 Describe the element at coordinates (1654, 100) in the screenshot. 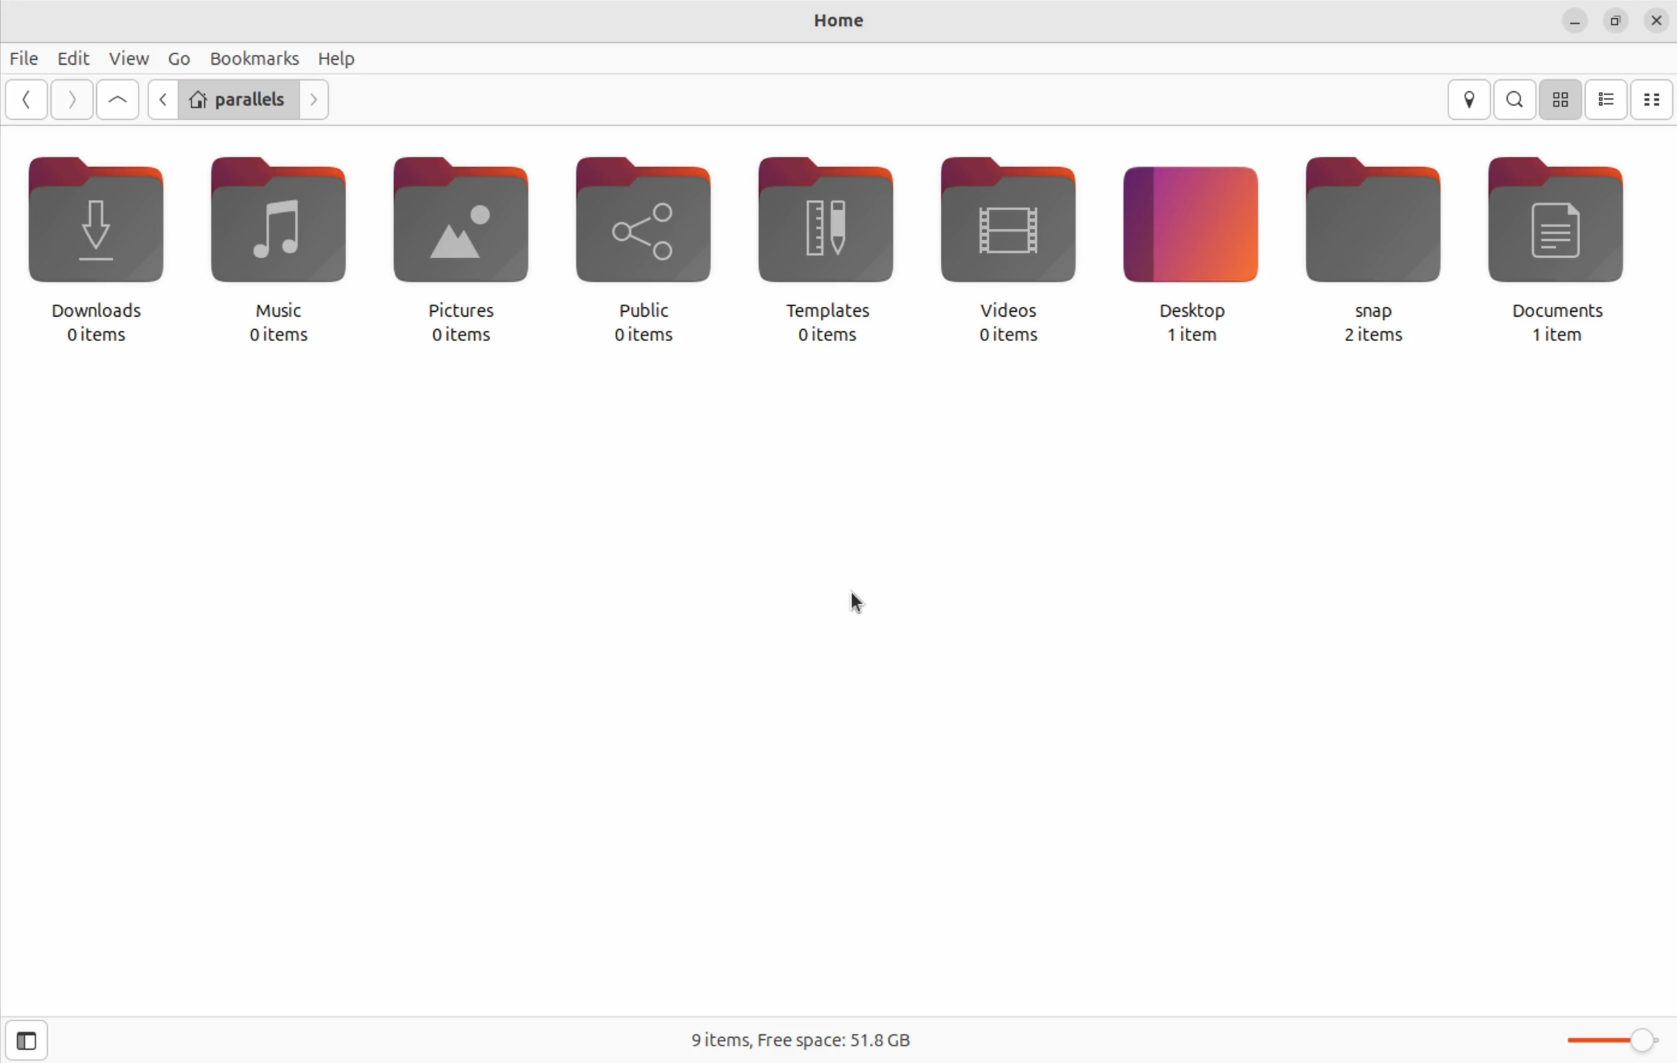

I see `compact view` at that location.